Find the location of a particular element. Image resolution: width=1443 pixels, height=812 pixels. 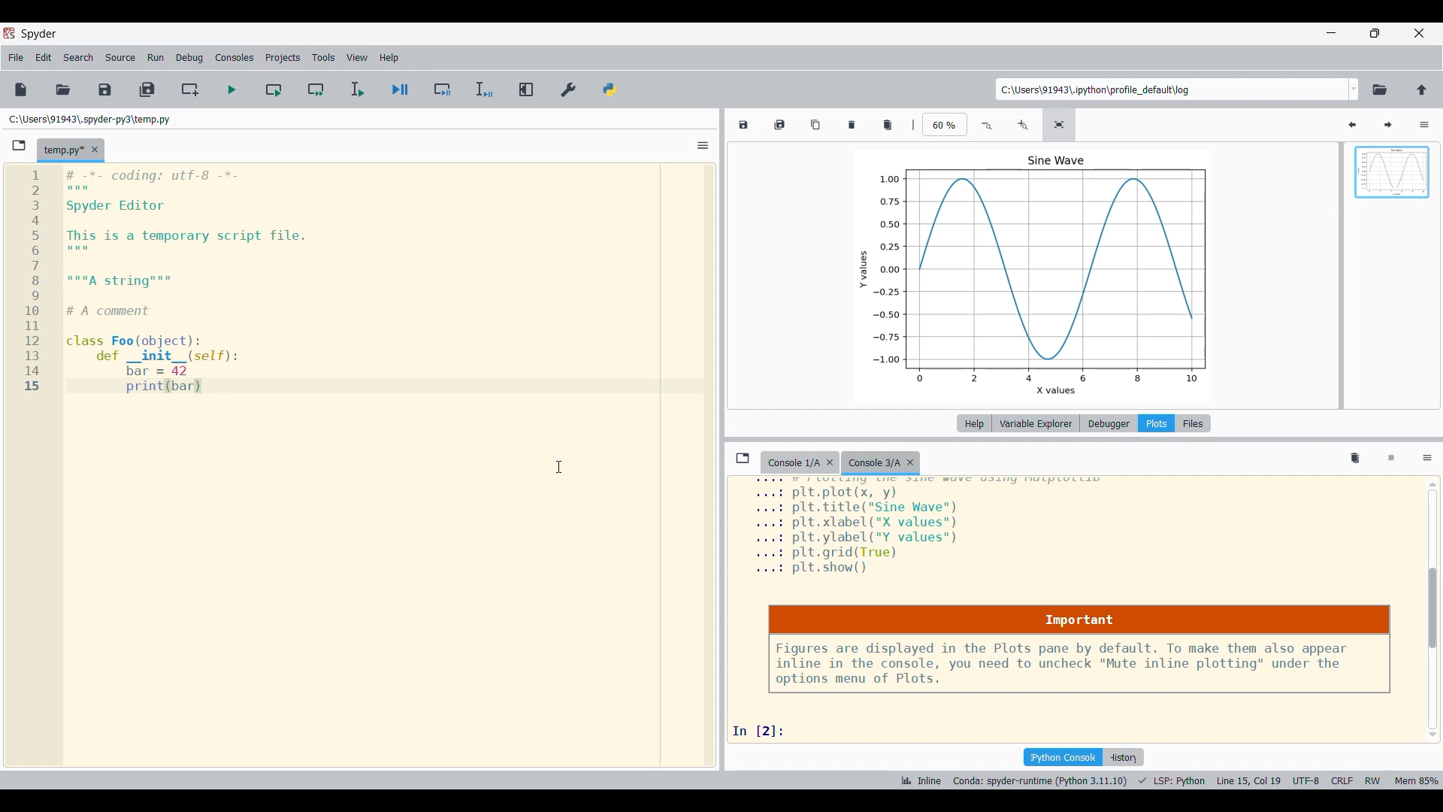

New file is located at coordinates (21, 89).